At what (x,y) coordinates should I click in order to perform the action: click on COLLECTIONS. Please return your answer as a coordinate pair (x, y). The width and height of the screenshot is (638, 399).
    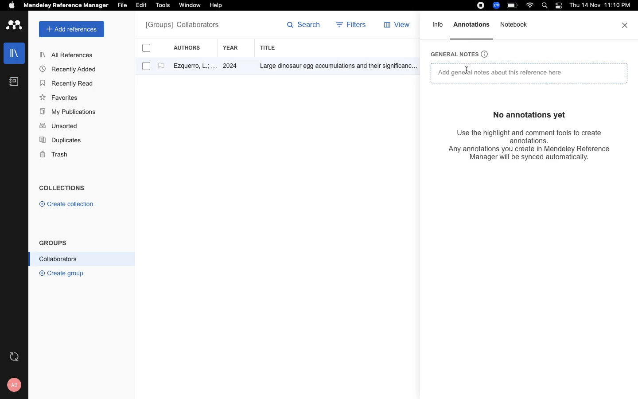
    Looking at the image, I should click on (62, 189).